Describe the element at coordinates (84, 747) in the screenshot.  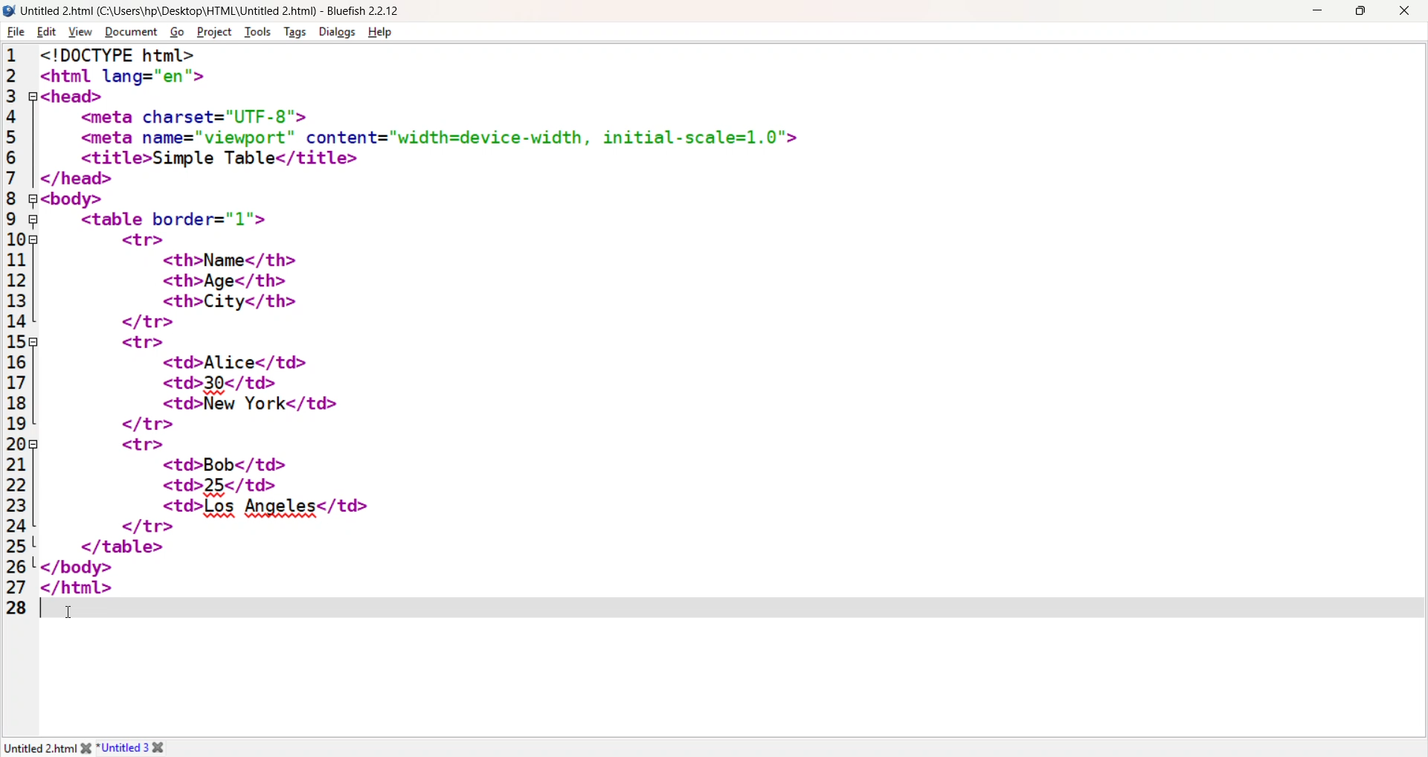
I see `close file 1` at that location.